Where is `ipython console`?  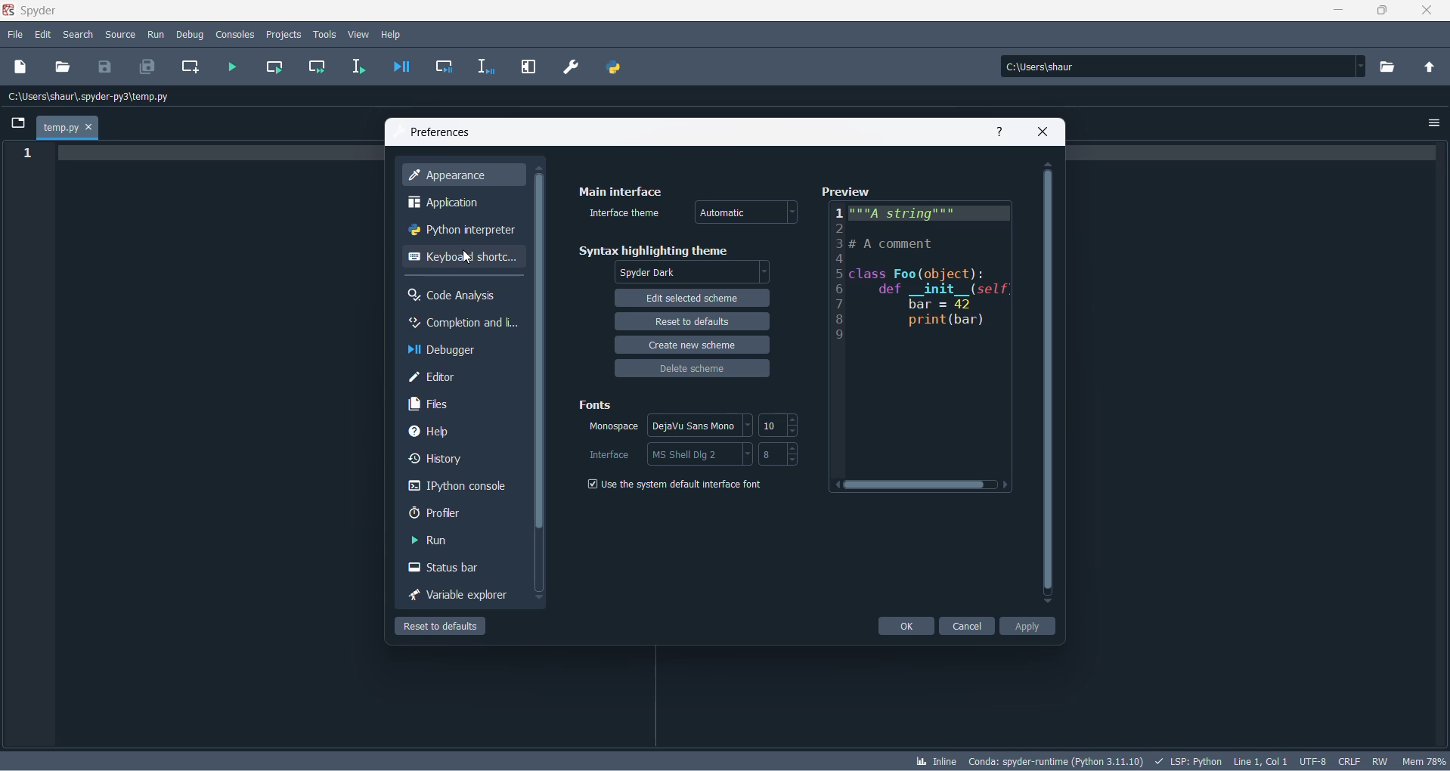 ipython console is located at coordinates (458, 488).